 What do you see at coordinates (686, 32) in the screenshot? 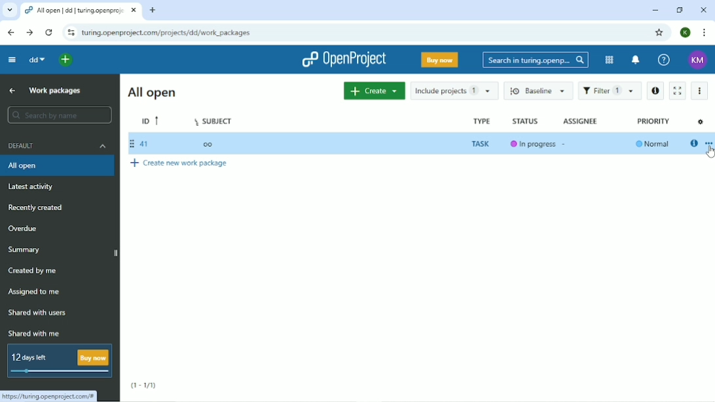
I see `K` at bounding box center [686, 32].